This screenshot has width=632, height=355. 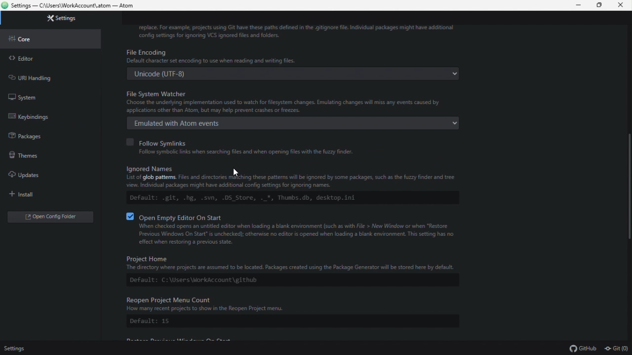 I want to click on Packages, so click(x=46, y=137).